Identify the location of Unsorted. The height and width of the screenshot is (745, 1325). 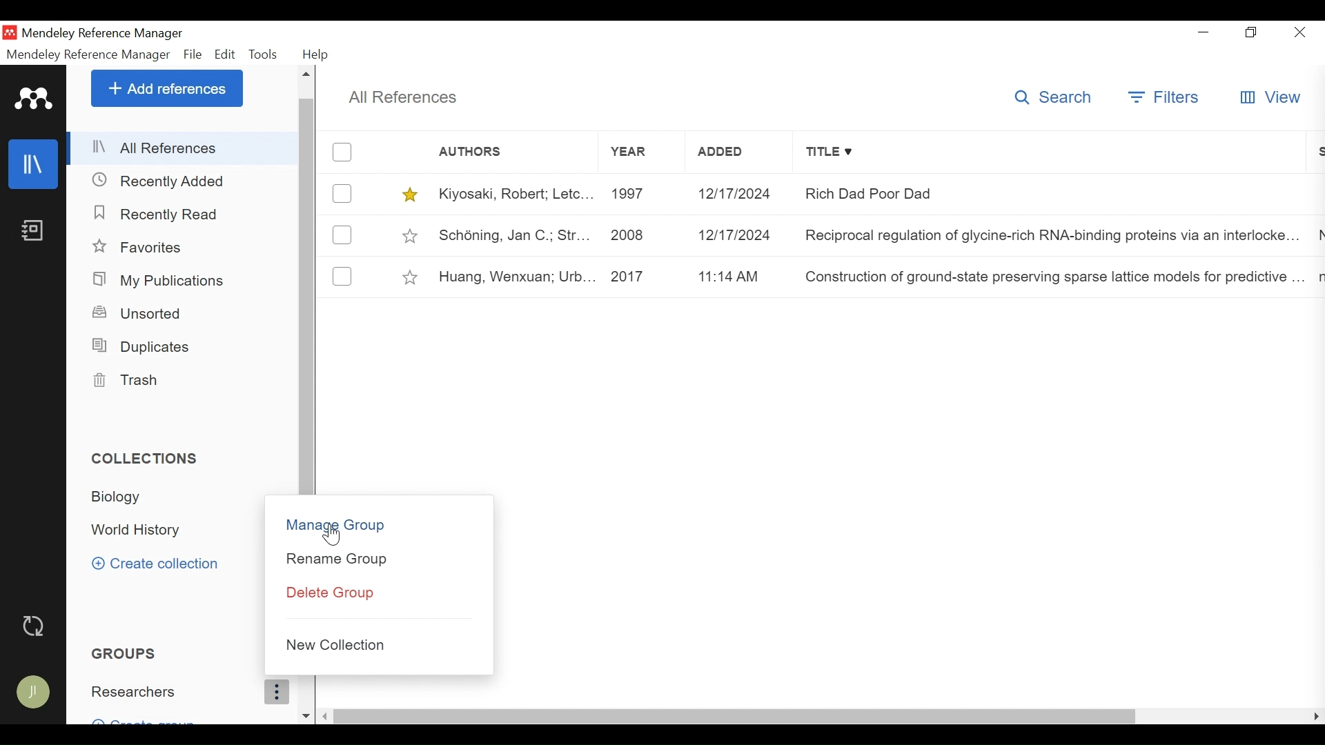
(142, 313).